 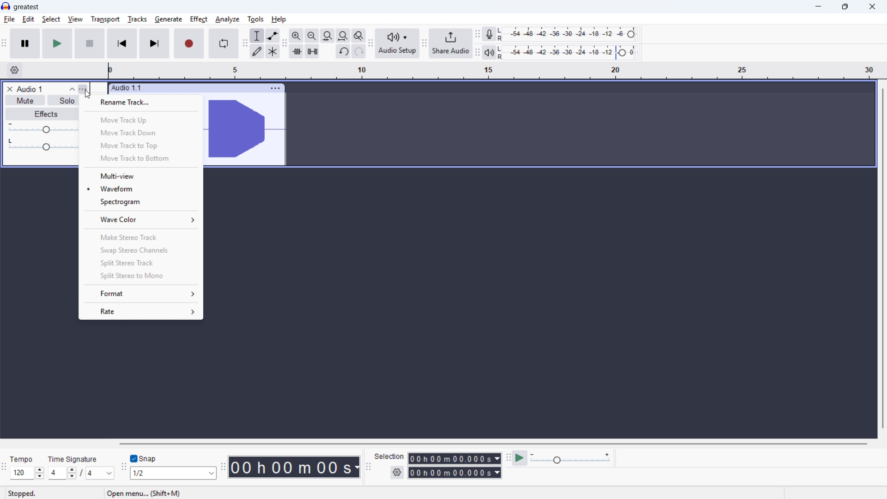 What do you see at coordinates (425, 44) in the screenshot?
I see `share audio toolbar` at bounding box center [425, 44].